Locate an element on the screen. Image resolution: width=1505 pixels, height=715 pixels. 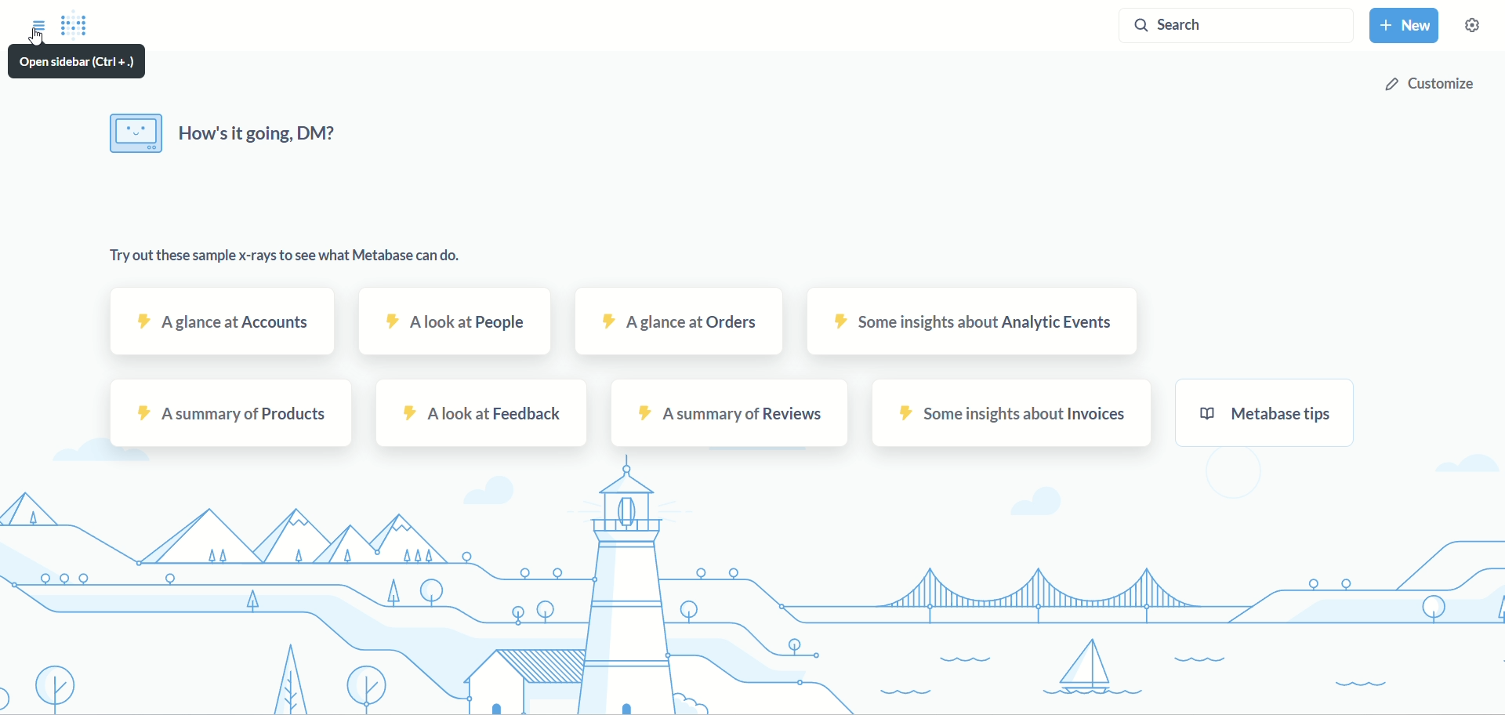
a glance at orders is located at coordinates (680, 320).